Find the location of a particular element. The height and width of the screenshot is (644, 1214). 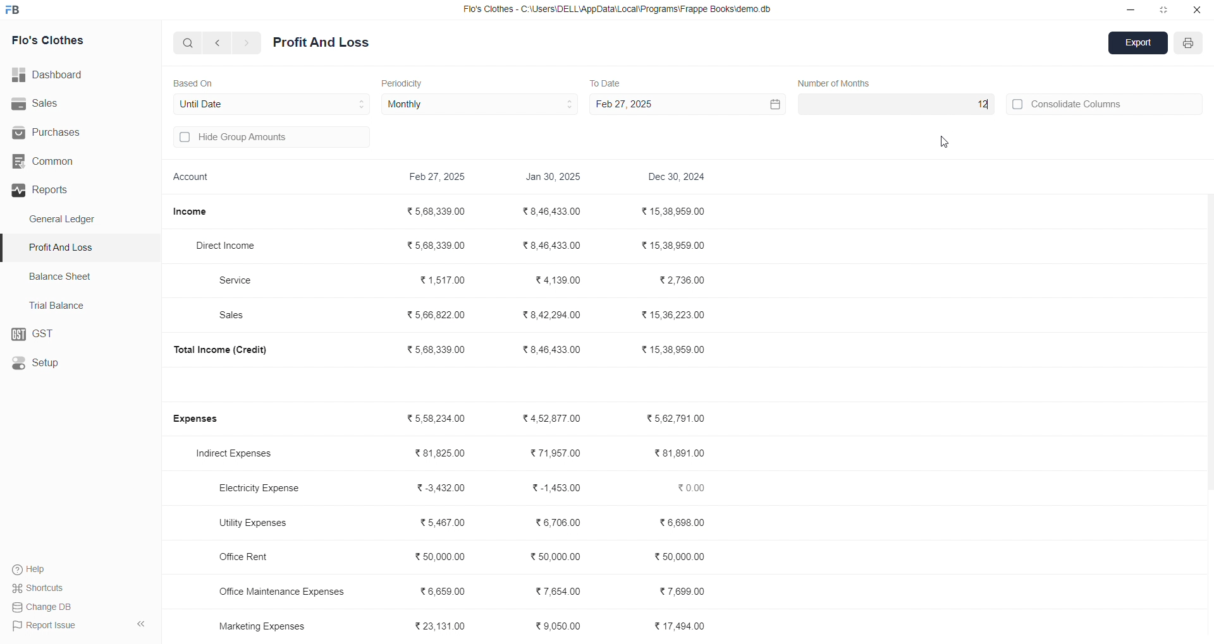

Office Maintenance Expenses is located at coordinates (282, 591).